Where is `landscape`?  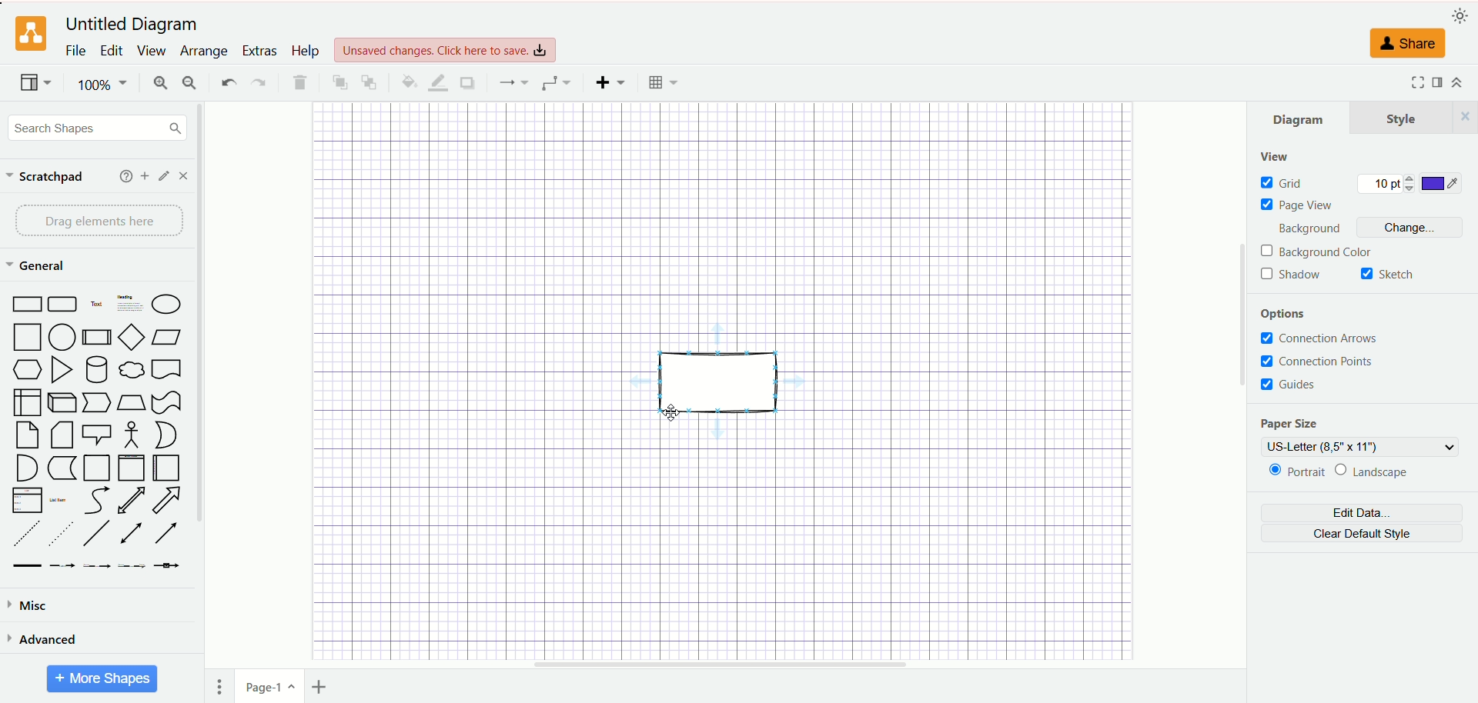
landscape is located at coordinates (1382, 471).